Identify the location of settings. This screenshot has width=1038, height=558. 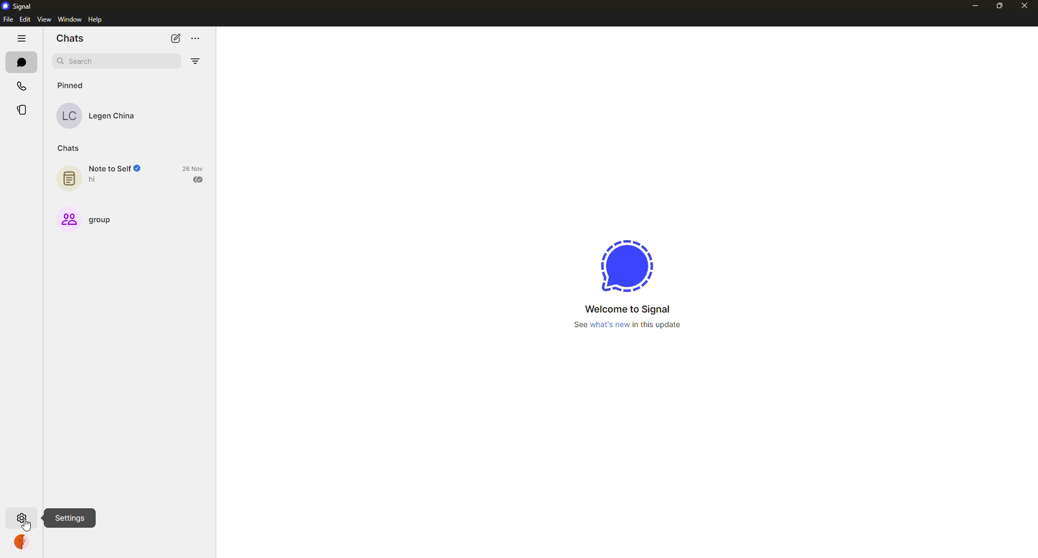
(70, 517).